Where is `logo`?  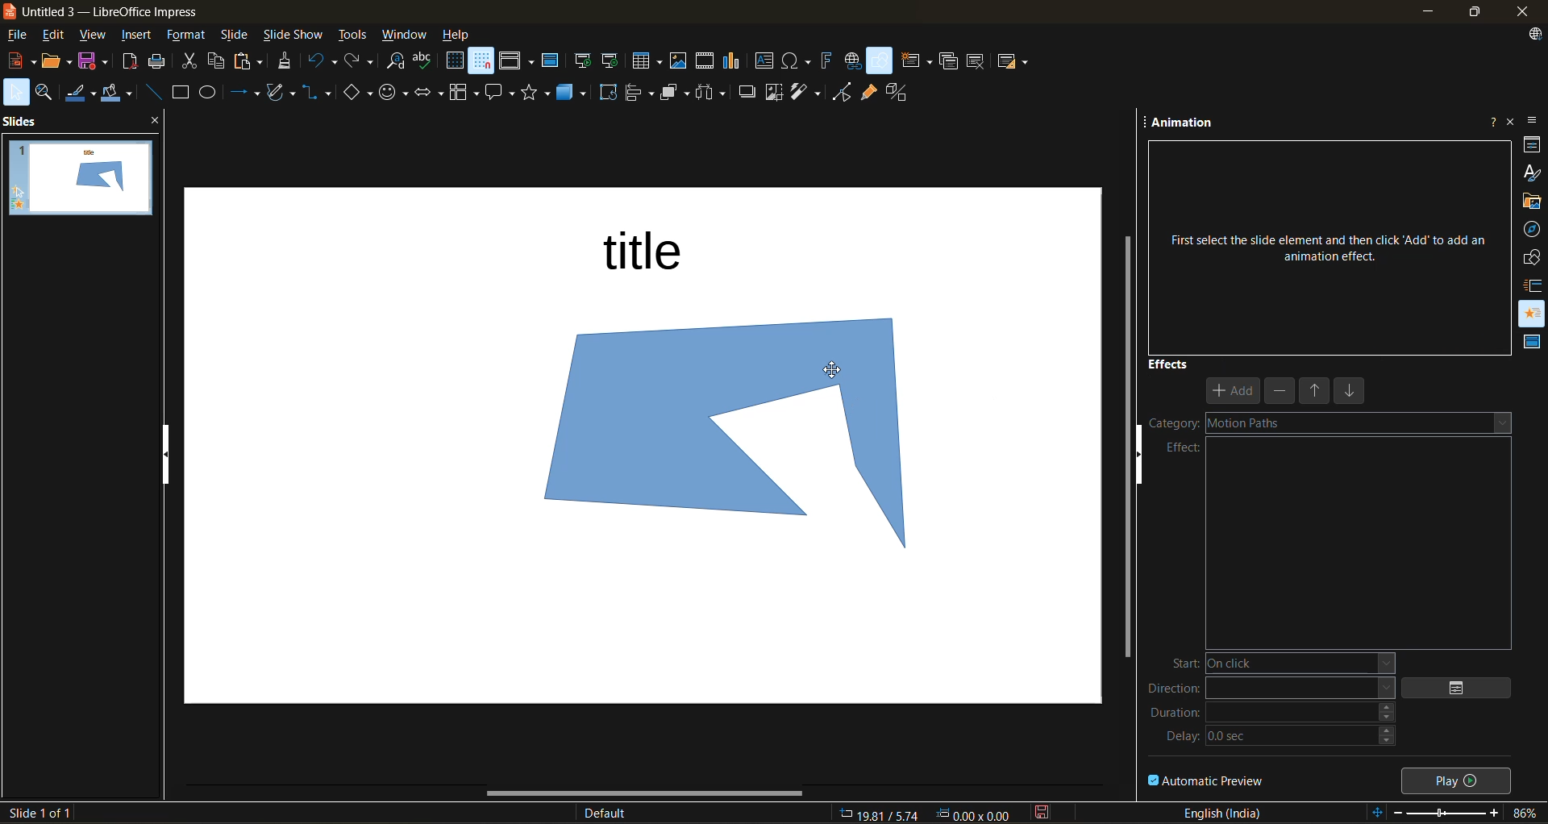 logo is located at coordinates (10, 12).